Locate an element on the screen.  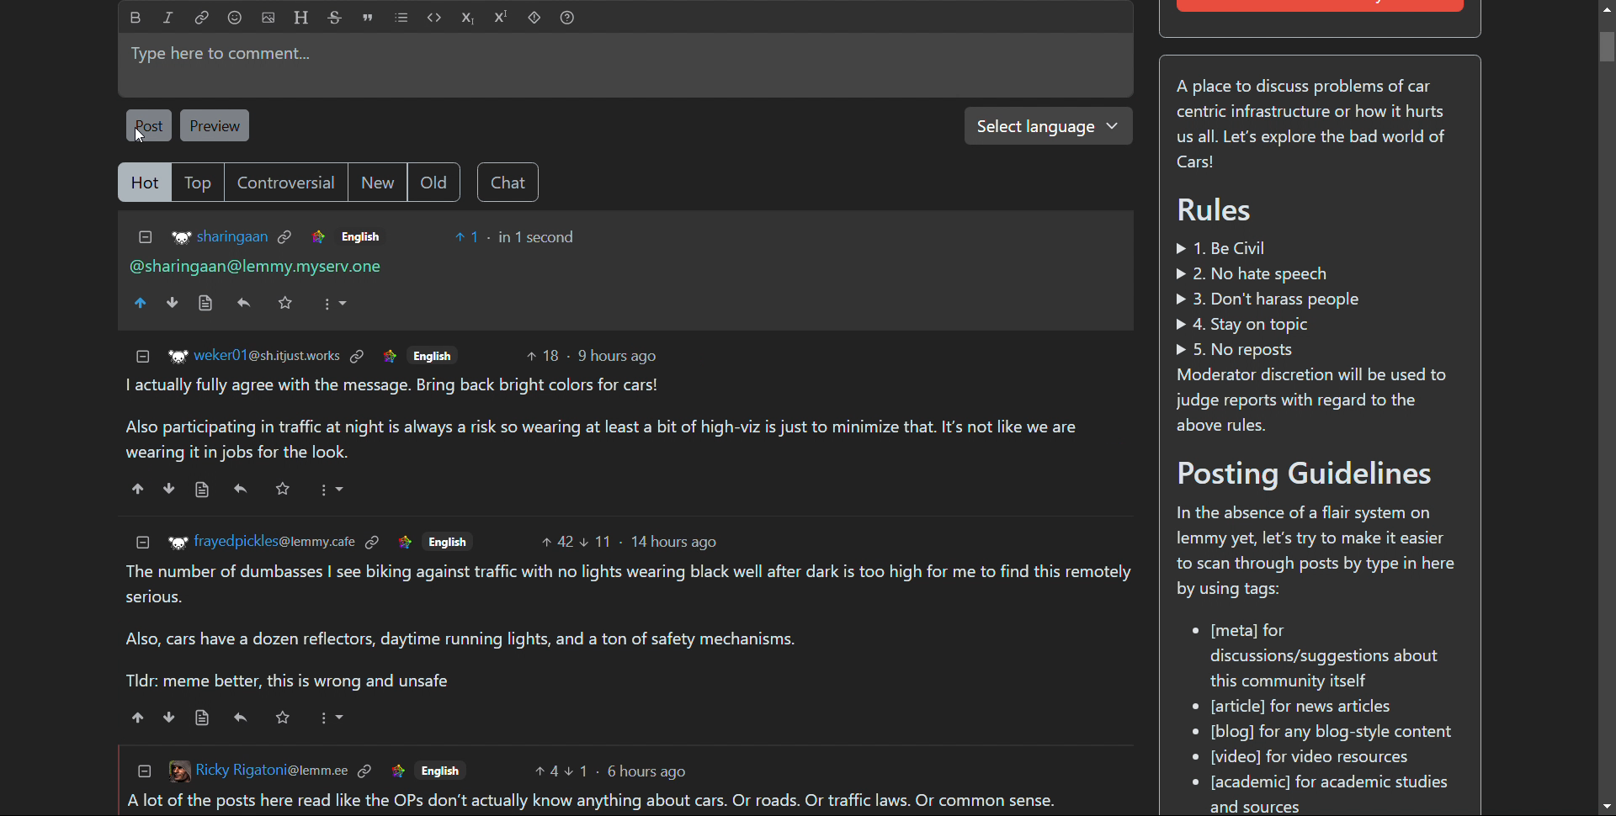
upvote is located at coordinates (138, 716).